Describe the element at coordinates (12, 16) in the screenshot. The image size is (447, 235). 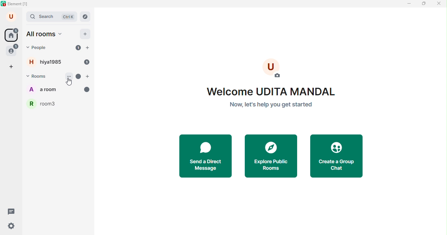
I see `account` at that location.